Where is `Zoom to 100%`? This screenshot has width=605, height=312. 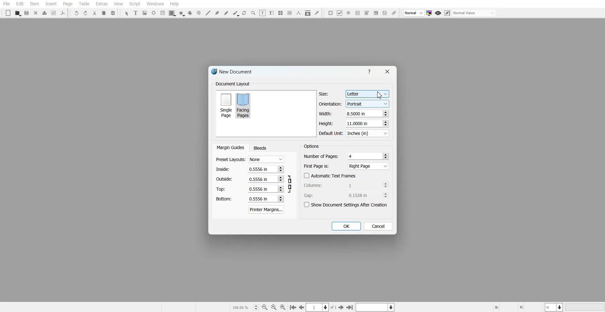 Zoom to 100% is located at coordinates (274, 307).